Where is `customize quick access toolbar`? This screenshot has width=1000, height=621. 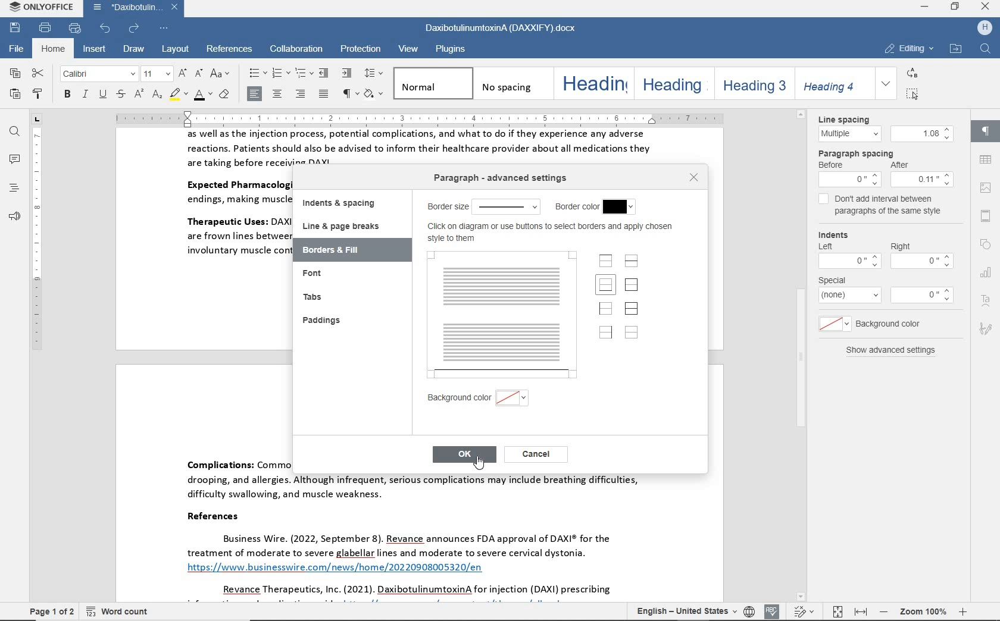 customize quick access toolbar is located at coordinates (162, 29).